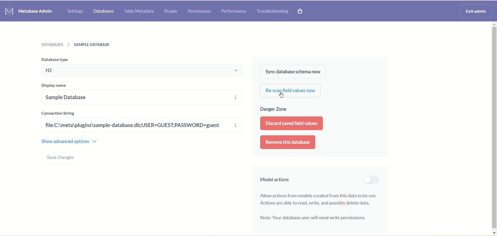 This screenshot has width=497, height=236. I want to click on table metabase, so click(138, 12).